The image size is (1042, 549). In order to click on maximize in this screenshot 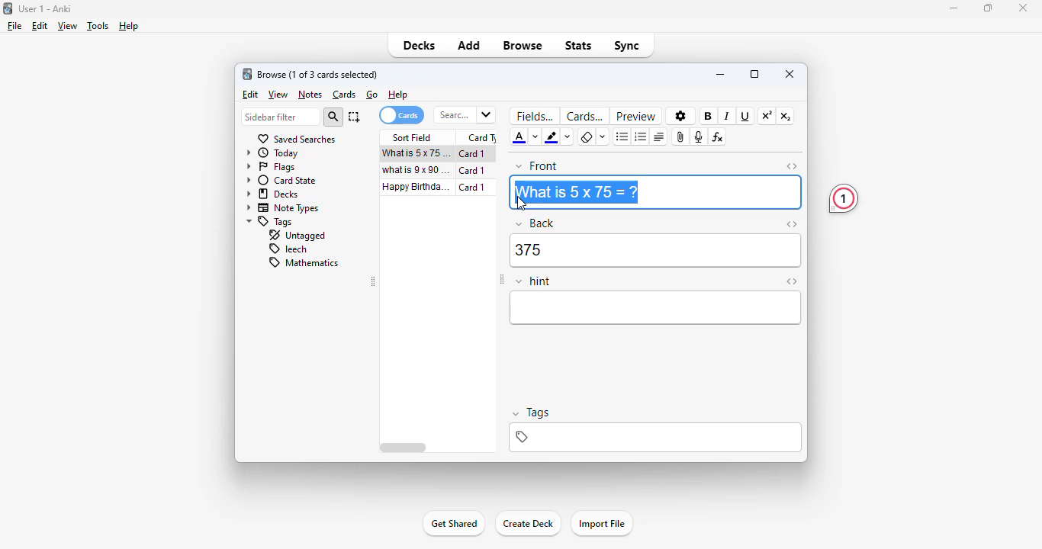, I will do `click(989, 8)`.